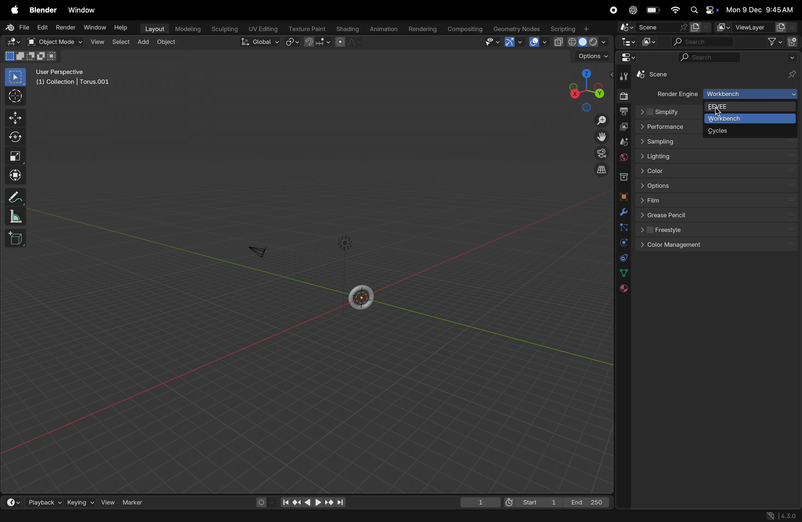 The height and width of the screenshot is (522, 802). Describe the element at coordinates (536, 42) in the screenshot. I see `space` at that location.